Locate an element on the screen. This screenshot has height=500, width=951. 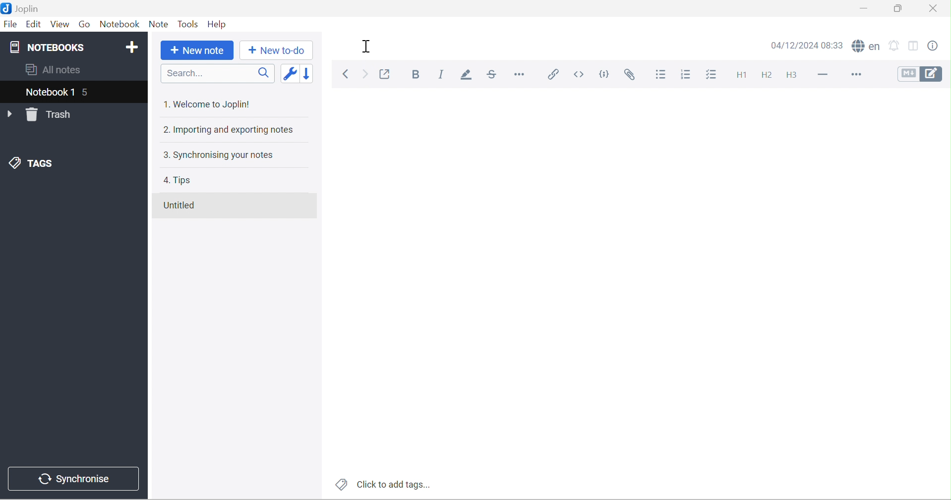
Search is located at coordinates (217, 74).